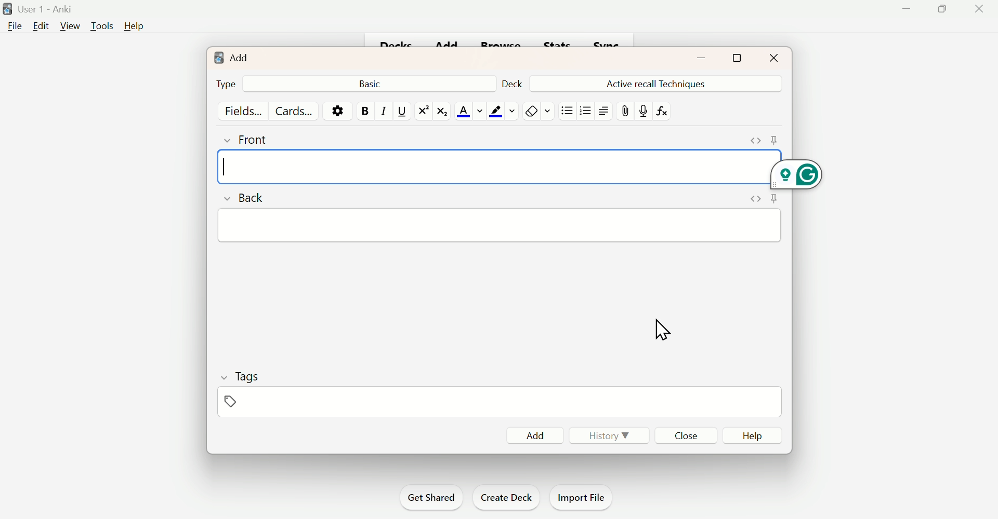 The image size is (998, 519). I want to click on logo, so click(217, 56).